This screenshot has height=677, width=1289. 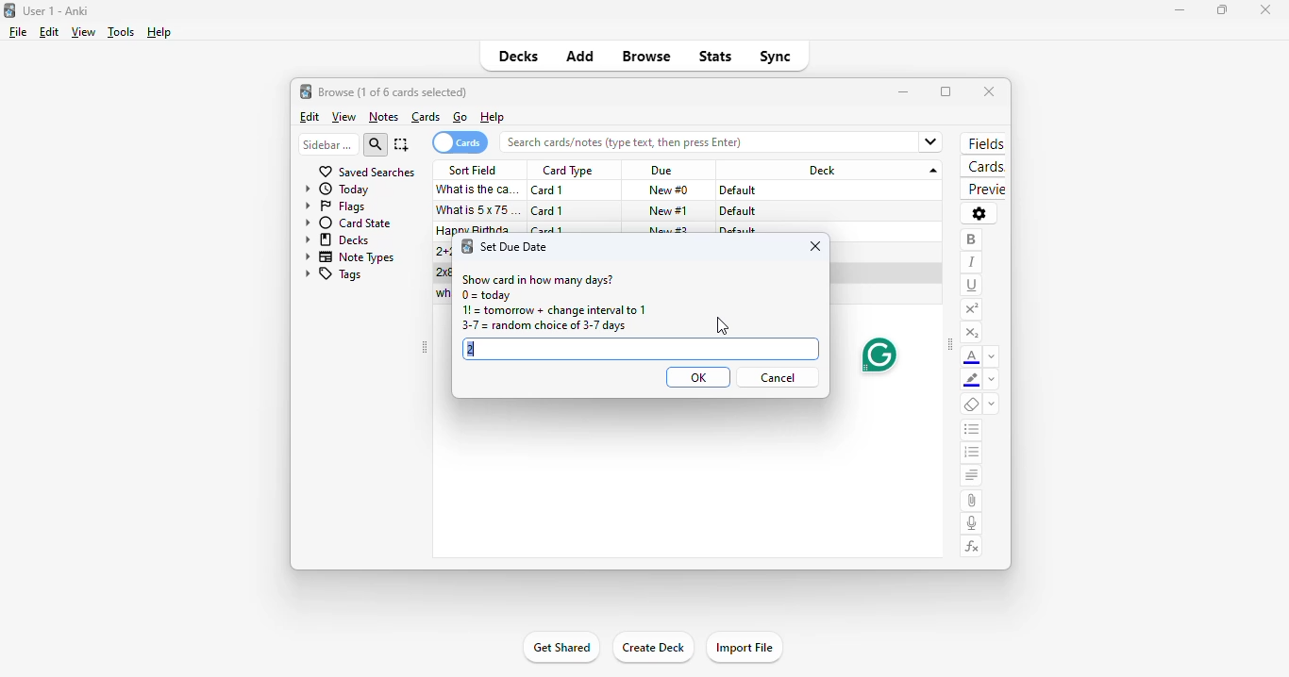 I want to click on help, so click(x=492, y=118).